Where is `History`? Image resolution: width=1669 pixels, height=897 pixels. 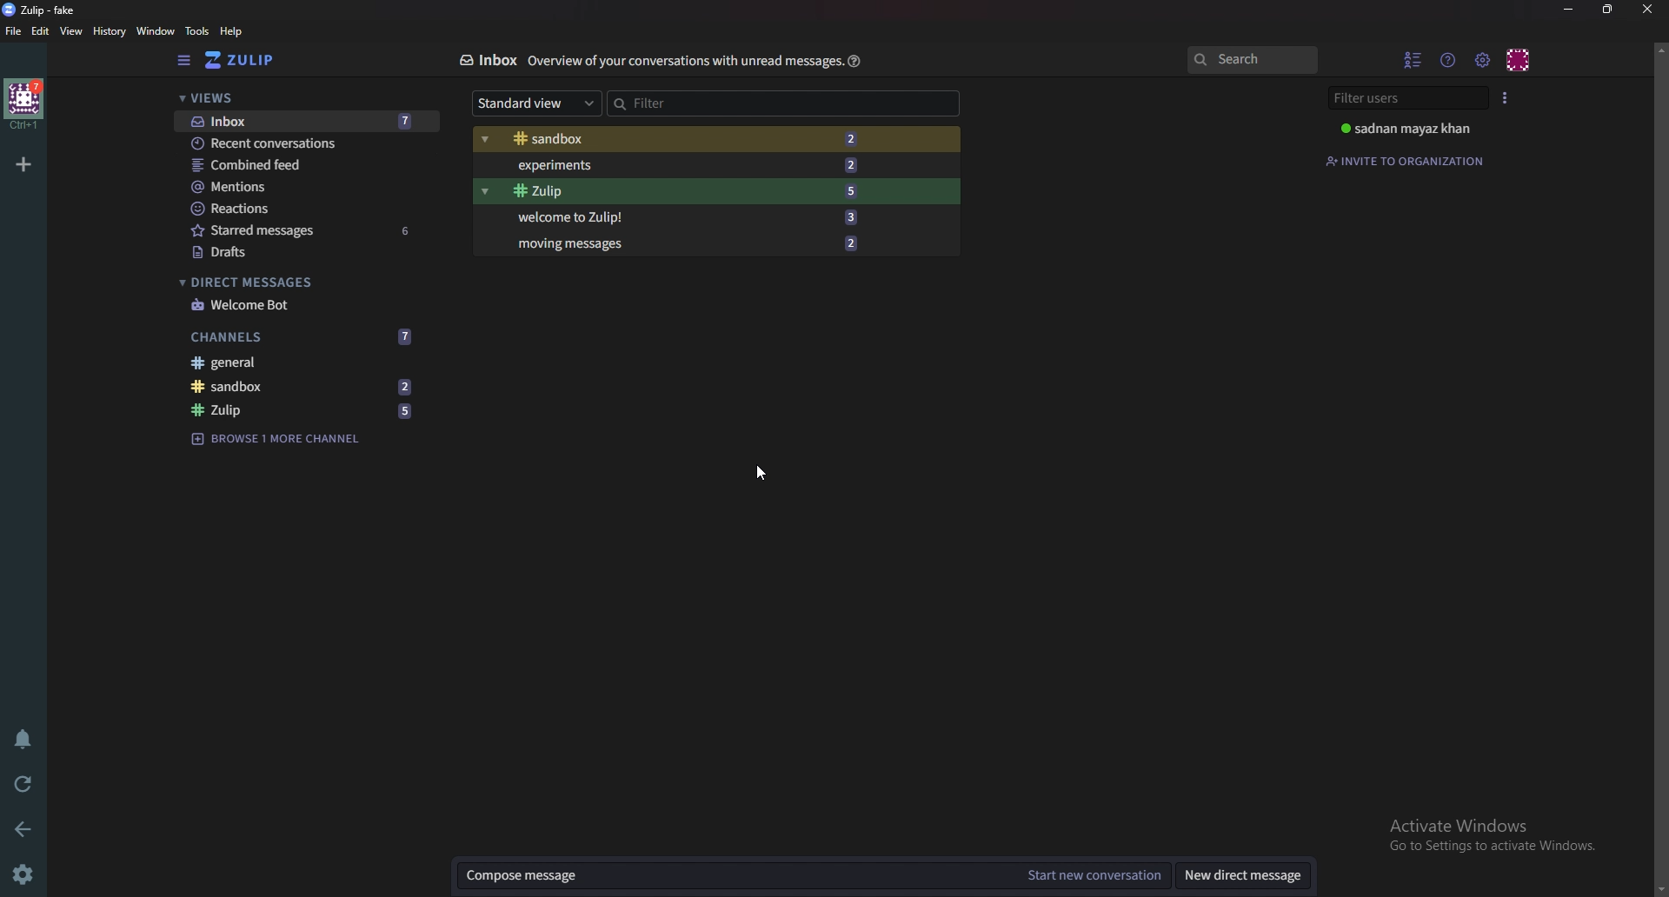
History is located at coordinates (111, 31).